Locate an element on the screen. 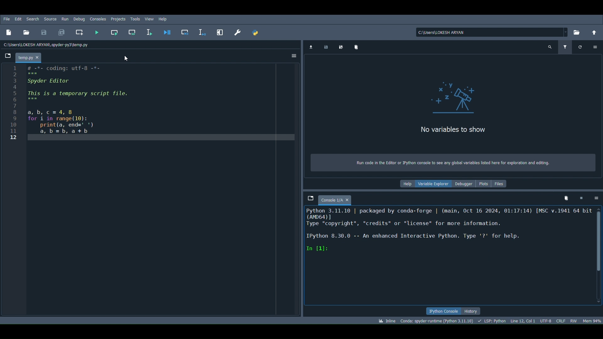  New file (Ctrl + N) is located at coordinates (10, 31).